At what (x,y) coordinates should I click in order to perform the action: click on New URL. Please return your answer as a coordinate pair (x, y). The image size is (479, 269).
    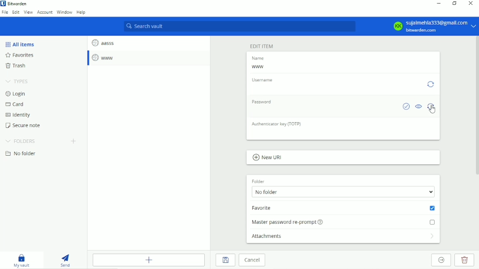
    Looking at the image, I should click on (268, 158).